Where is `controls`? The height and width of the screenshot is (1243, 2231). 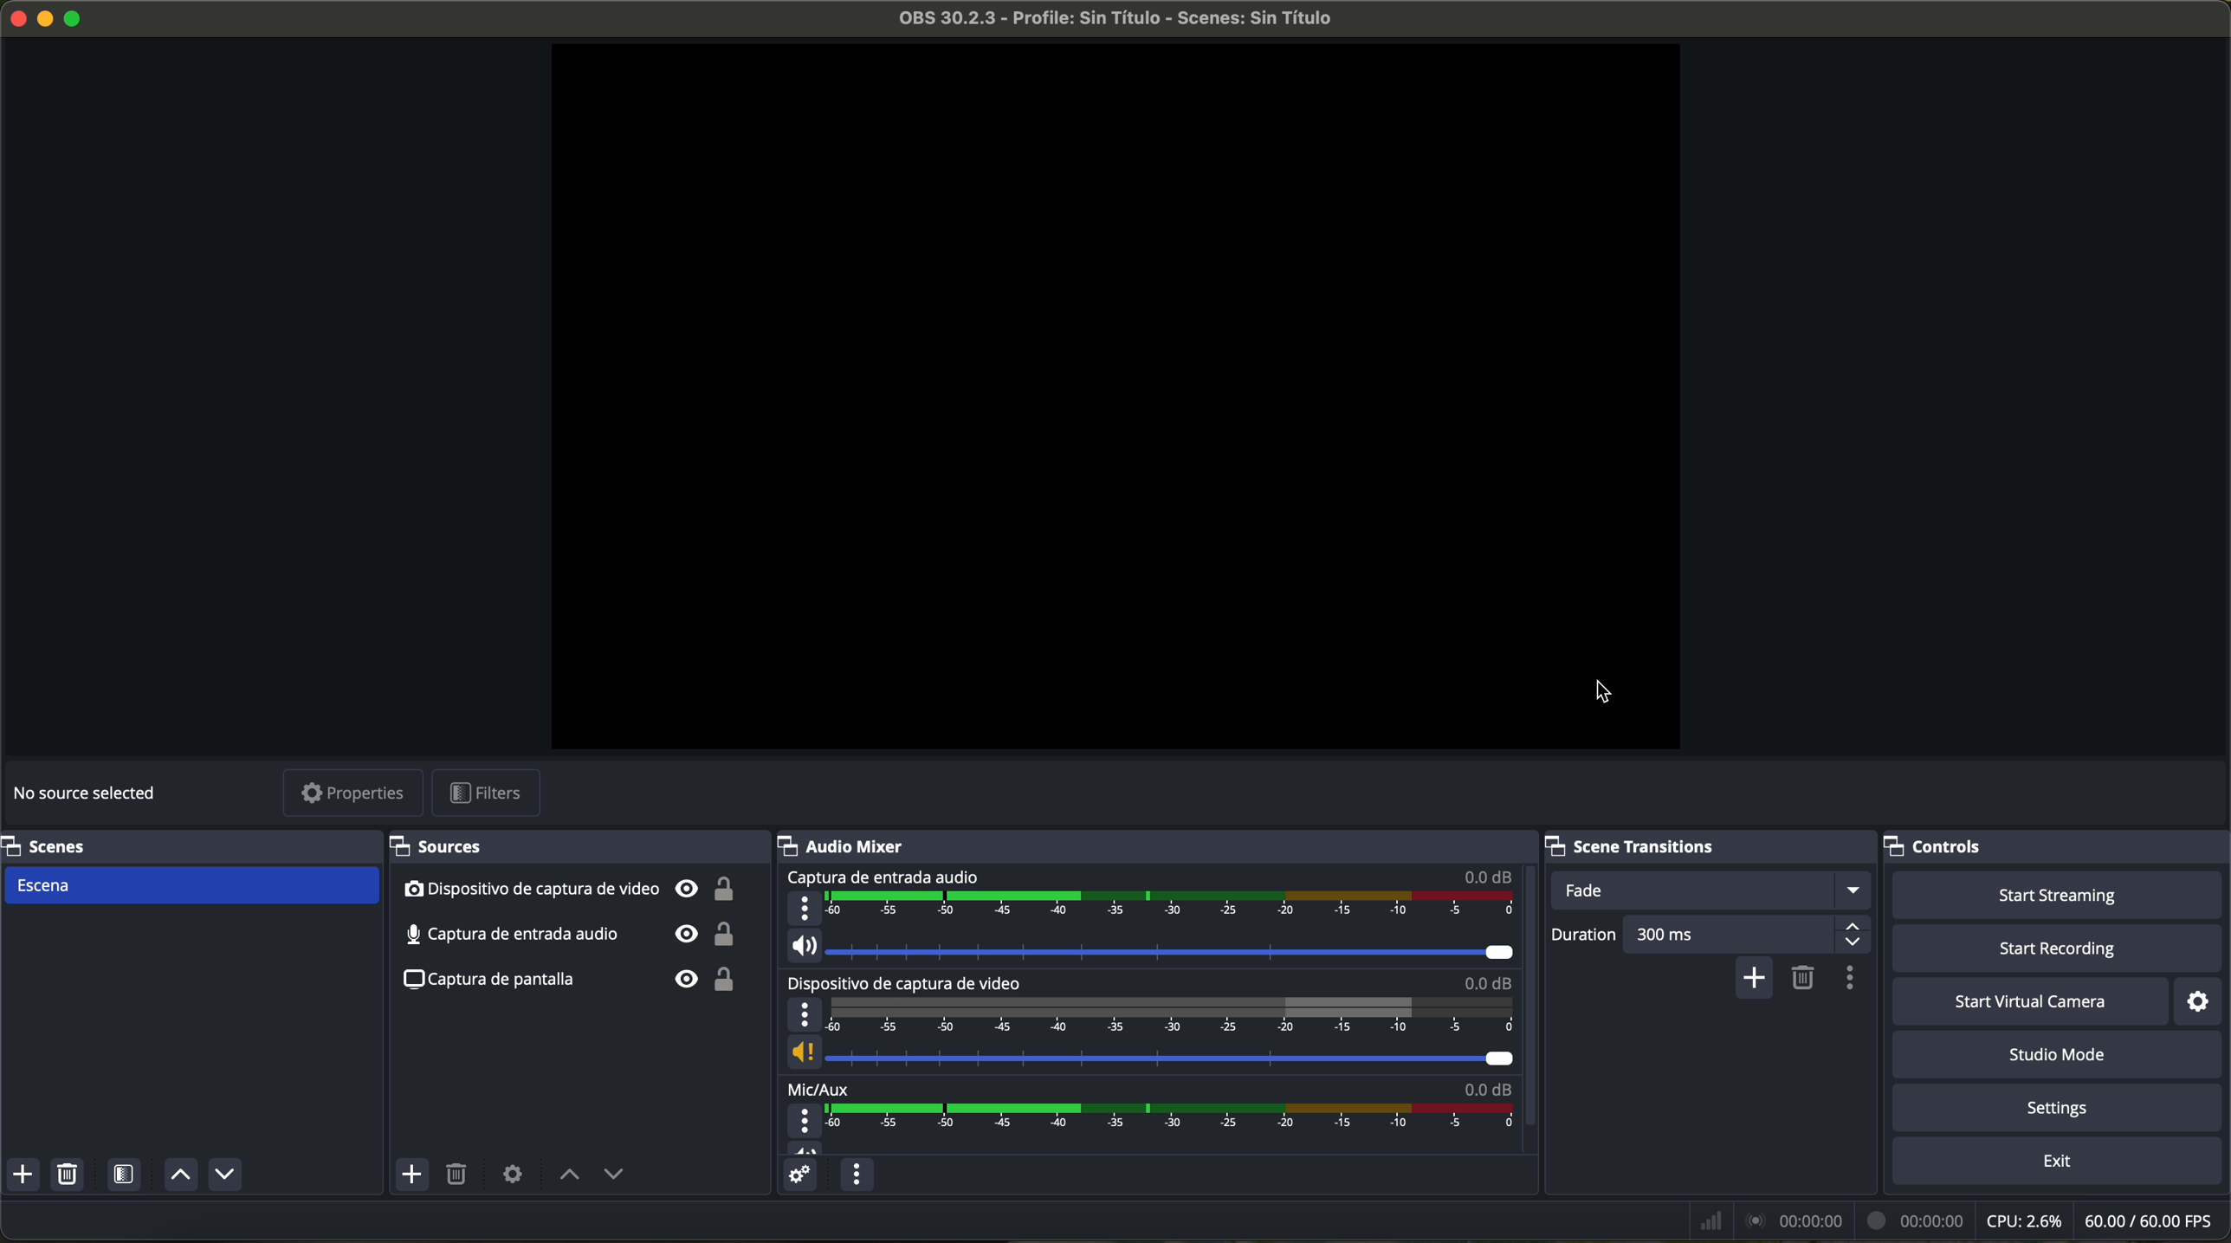 controls is located at coordinates (2057, 847).